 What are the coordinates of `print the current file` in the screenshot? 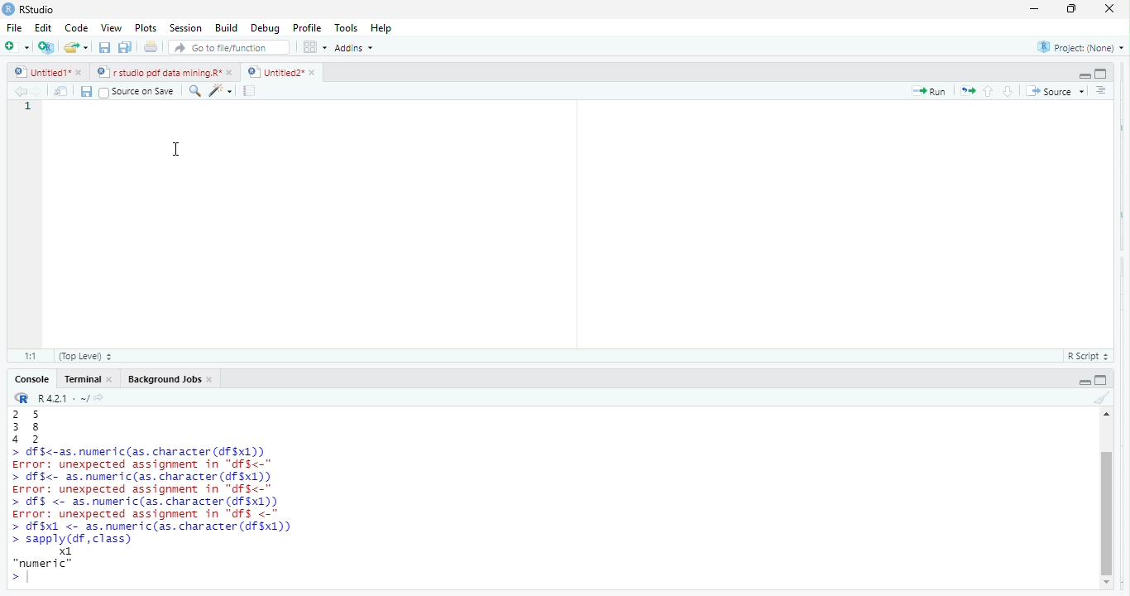 It's located at (149, 47).